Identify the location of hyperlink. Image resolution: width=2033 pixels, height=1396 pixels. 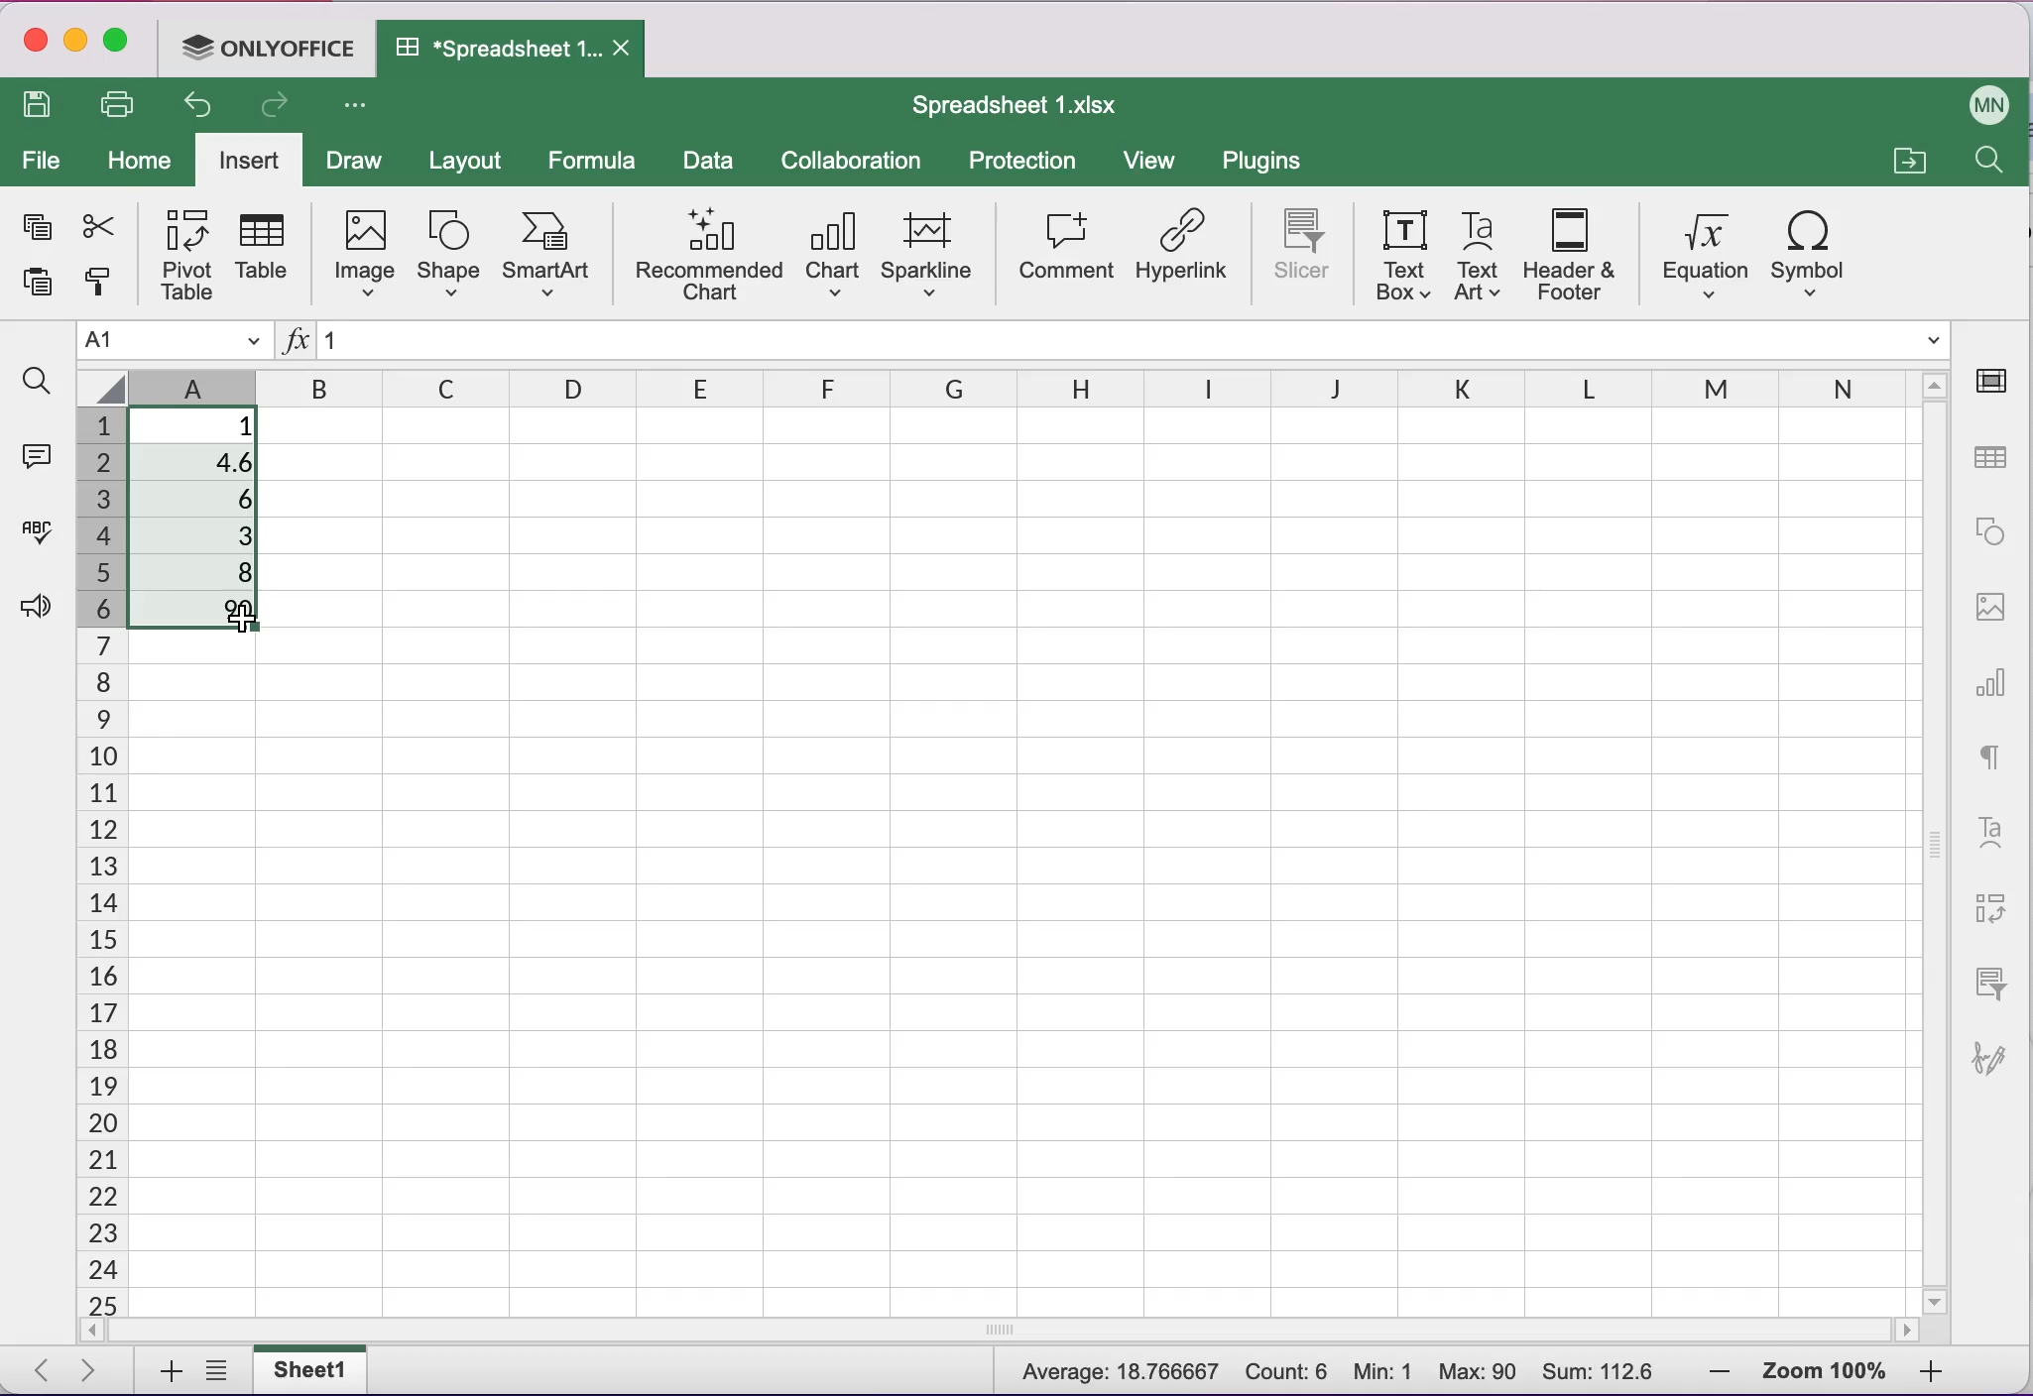
(1185, 253).